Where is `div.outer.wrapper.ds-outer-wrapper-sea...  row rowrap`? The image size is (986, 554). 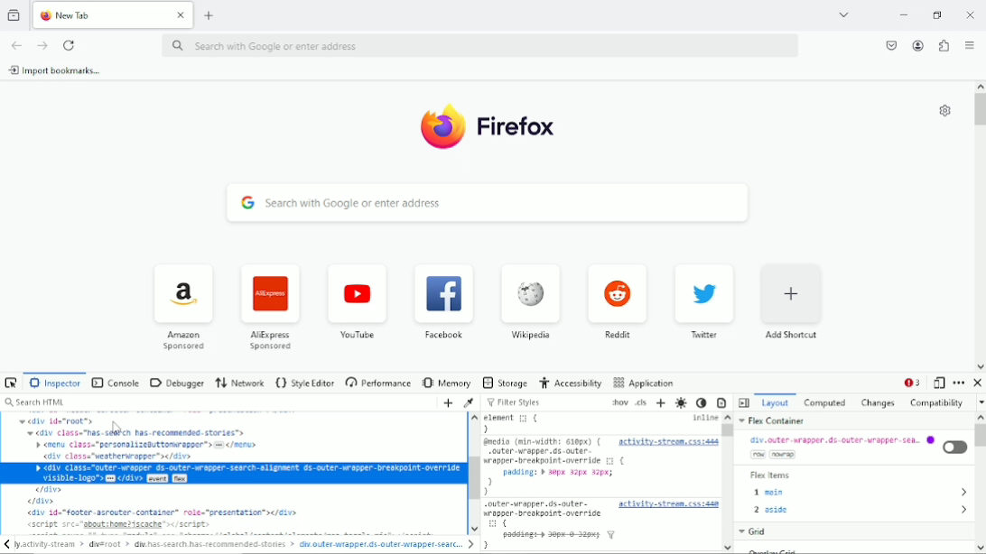 div.outer.wrapper.ds-outer-wrapper-sea...  row rowrap is located at coordinates (856, 449).